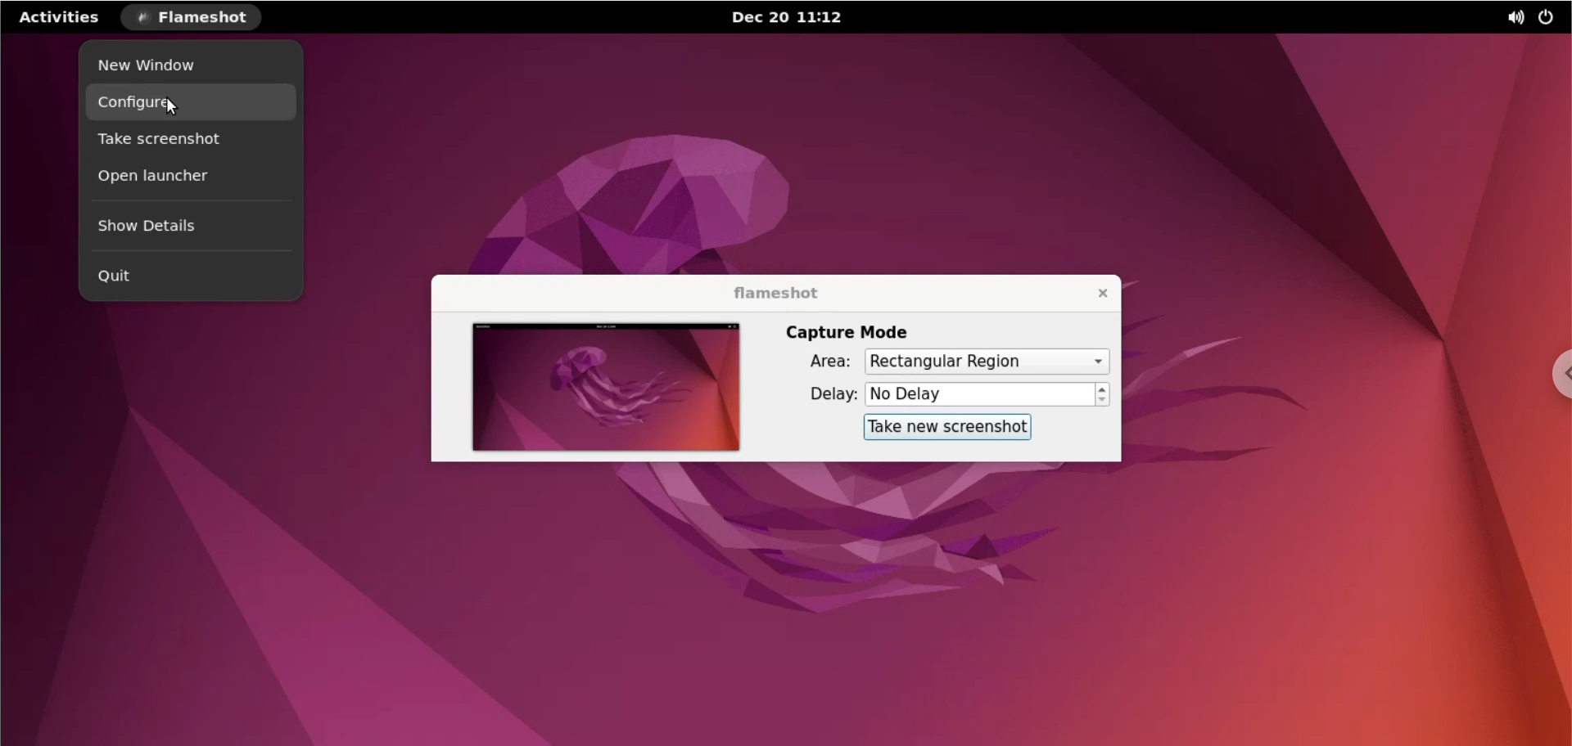  What do you see at coordinates (608, 386) in the screenshot?
I see `screenshot  preview` at bounding box center [608, 386].